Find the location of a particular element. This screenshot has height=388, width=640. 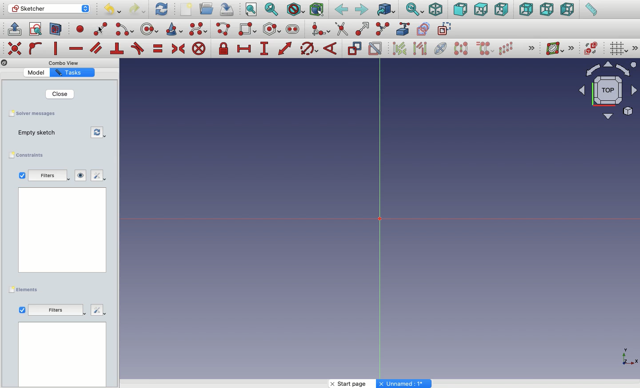

Save is located at coordinates (229, 9).